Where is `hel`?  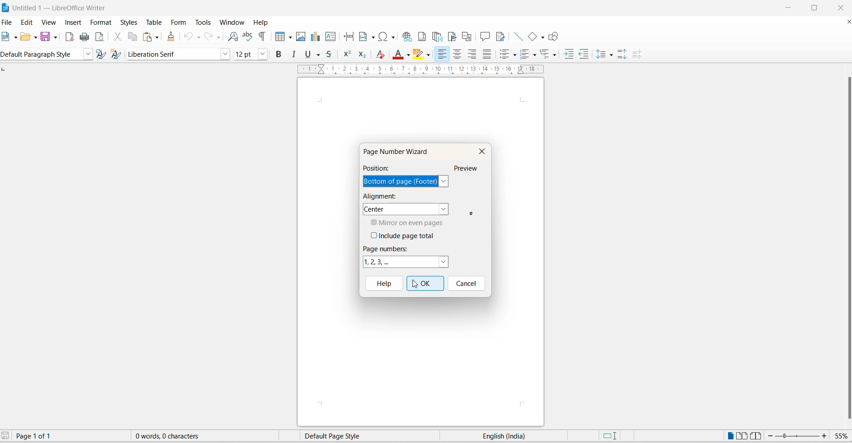 hel is located at coordinates (382, 284).